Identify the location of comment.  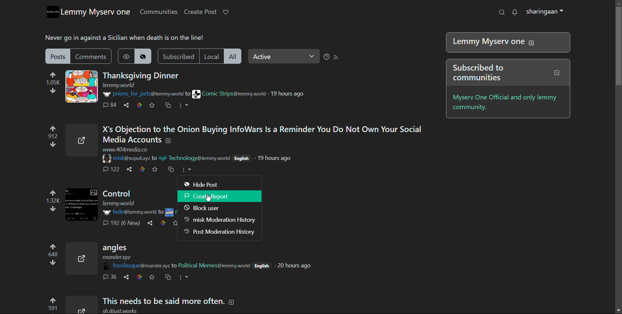
(109, 105).